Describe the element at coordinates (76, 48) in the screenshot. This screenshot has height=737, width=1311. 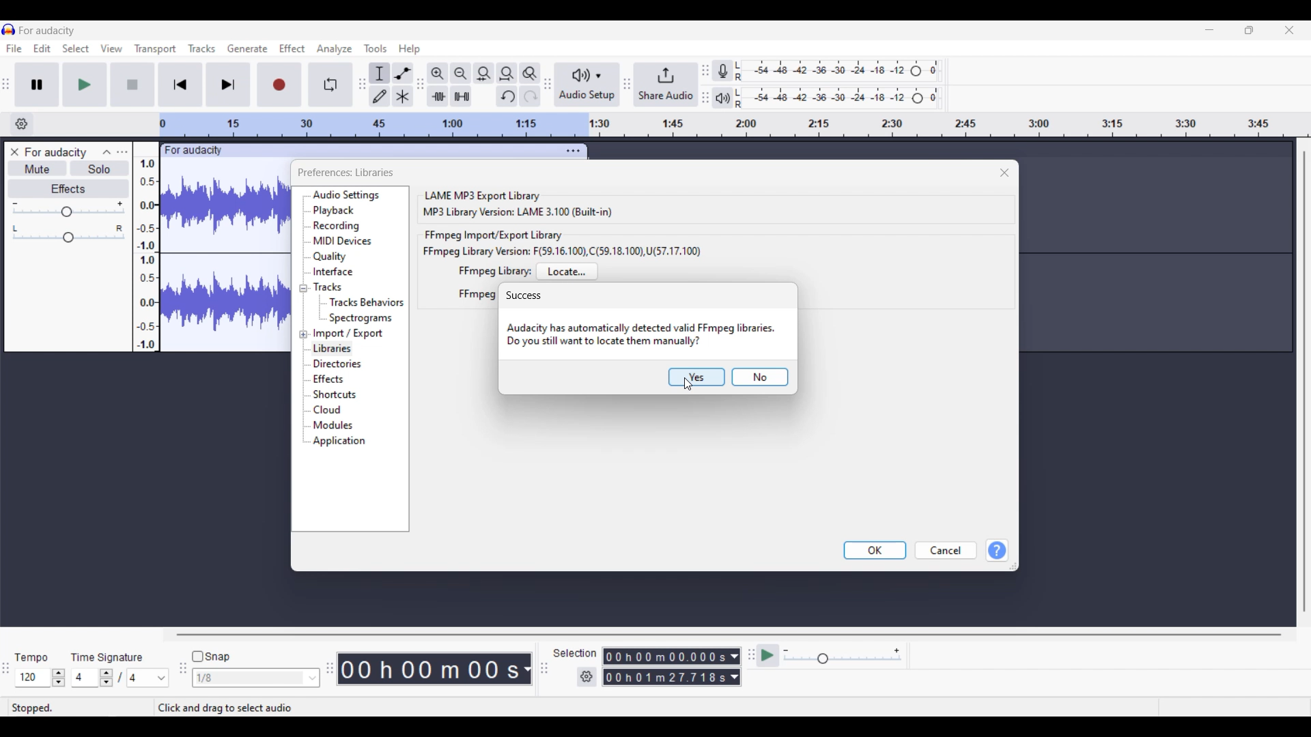
I see `Select menu` at that location.